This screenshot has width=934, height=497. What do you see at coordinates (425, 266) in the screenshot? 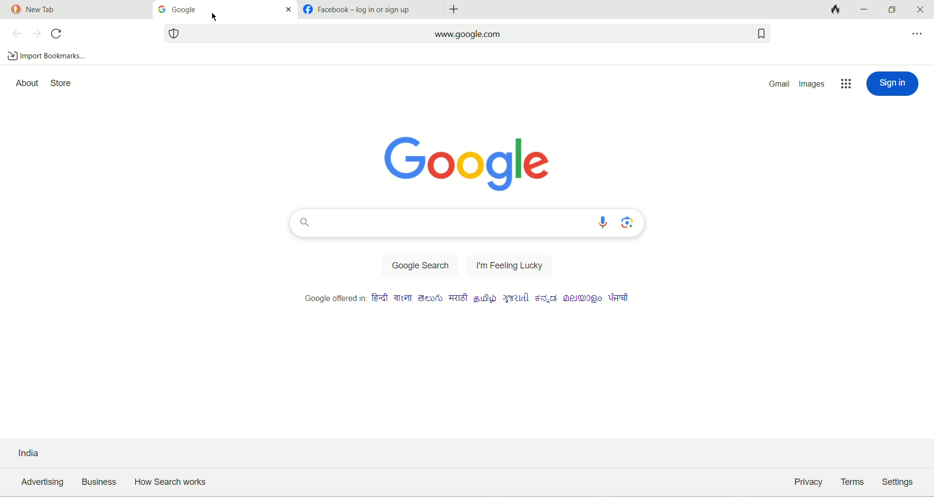
I see `google search` at bounding box center [425, 266].